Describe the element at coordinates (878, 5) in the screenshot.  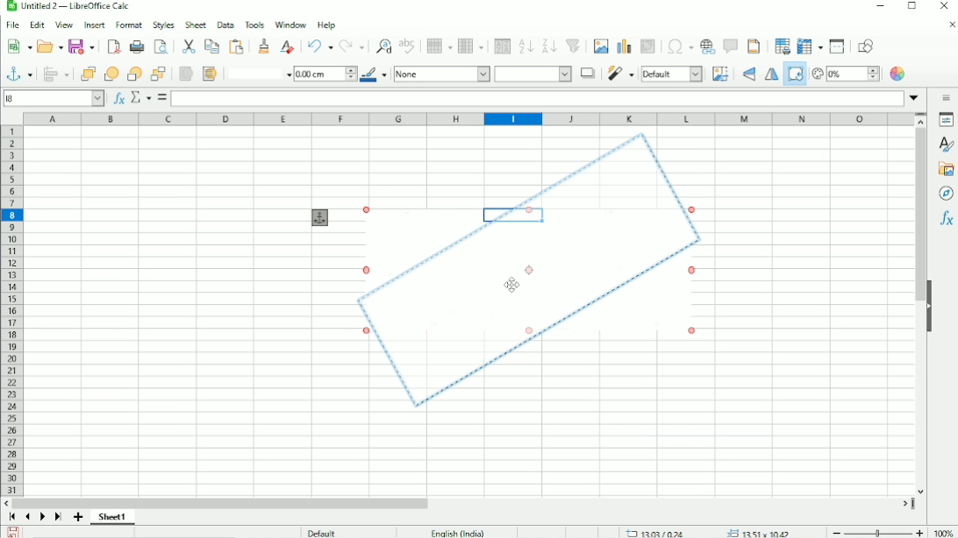
I see `Minimize` at that location.